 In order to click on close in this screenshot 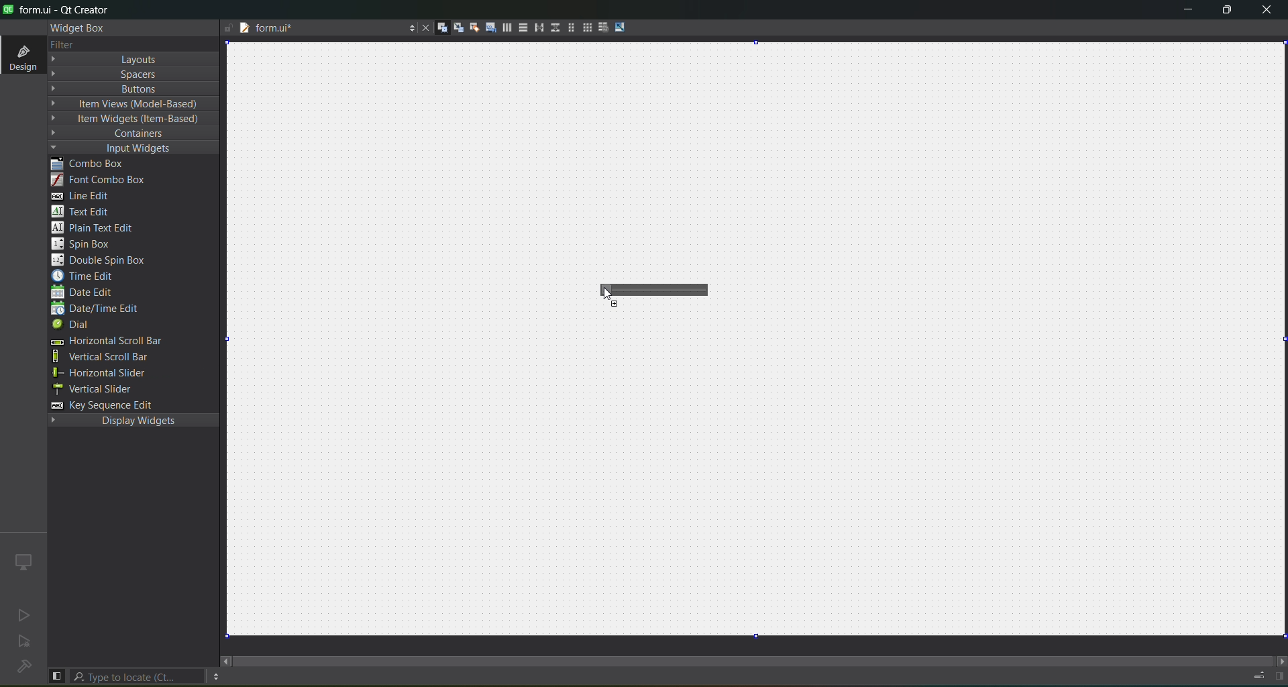, I will do `click(1268, 11)`.